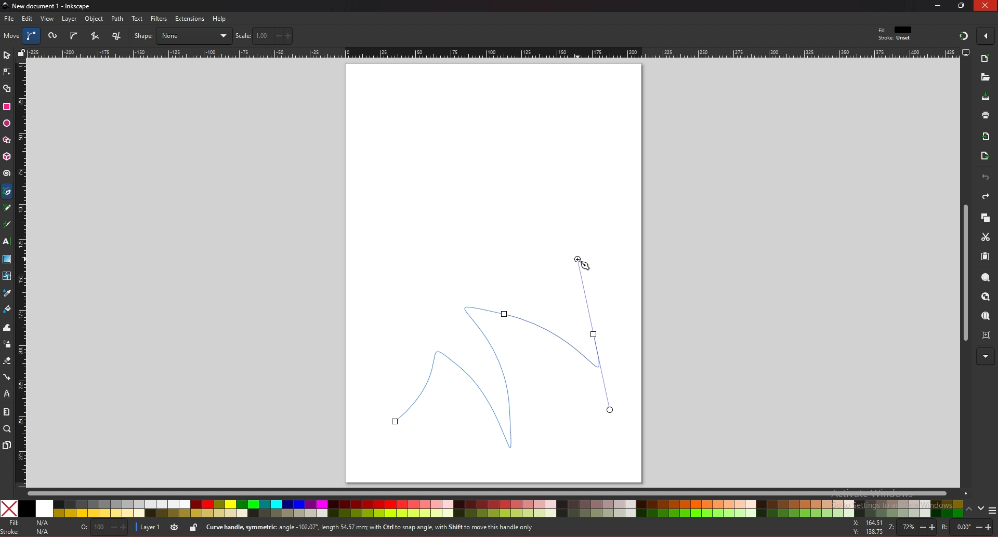  I want to click on paint bucket, so click(7, 308).